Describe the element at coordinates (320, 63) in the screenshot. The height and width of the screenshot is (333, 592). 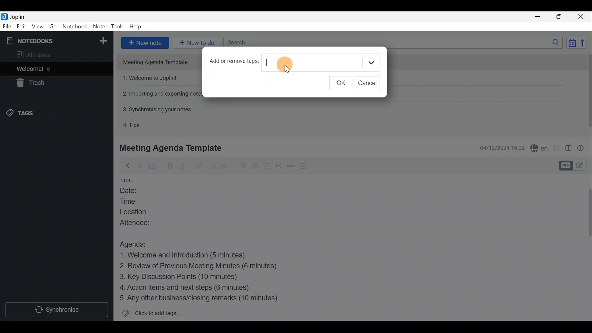
I see `Text box` at that location.